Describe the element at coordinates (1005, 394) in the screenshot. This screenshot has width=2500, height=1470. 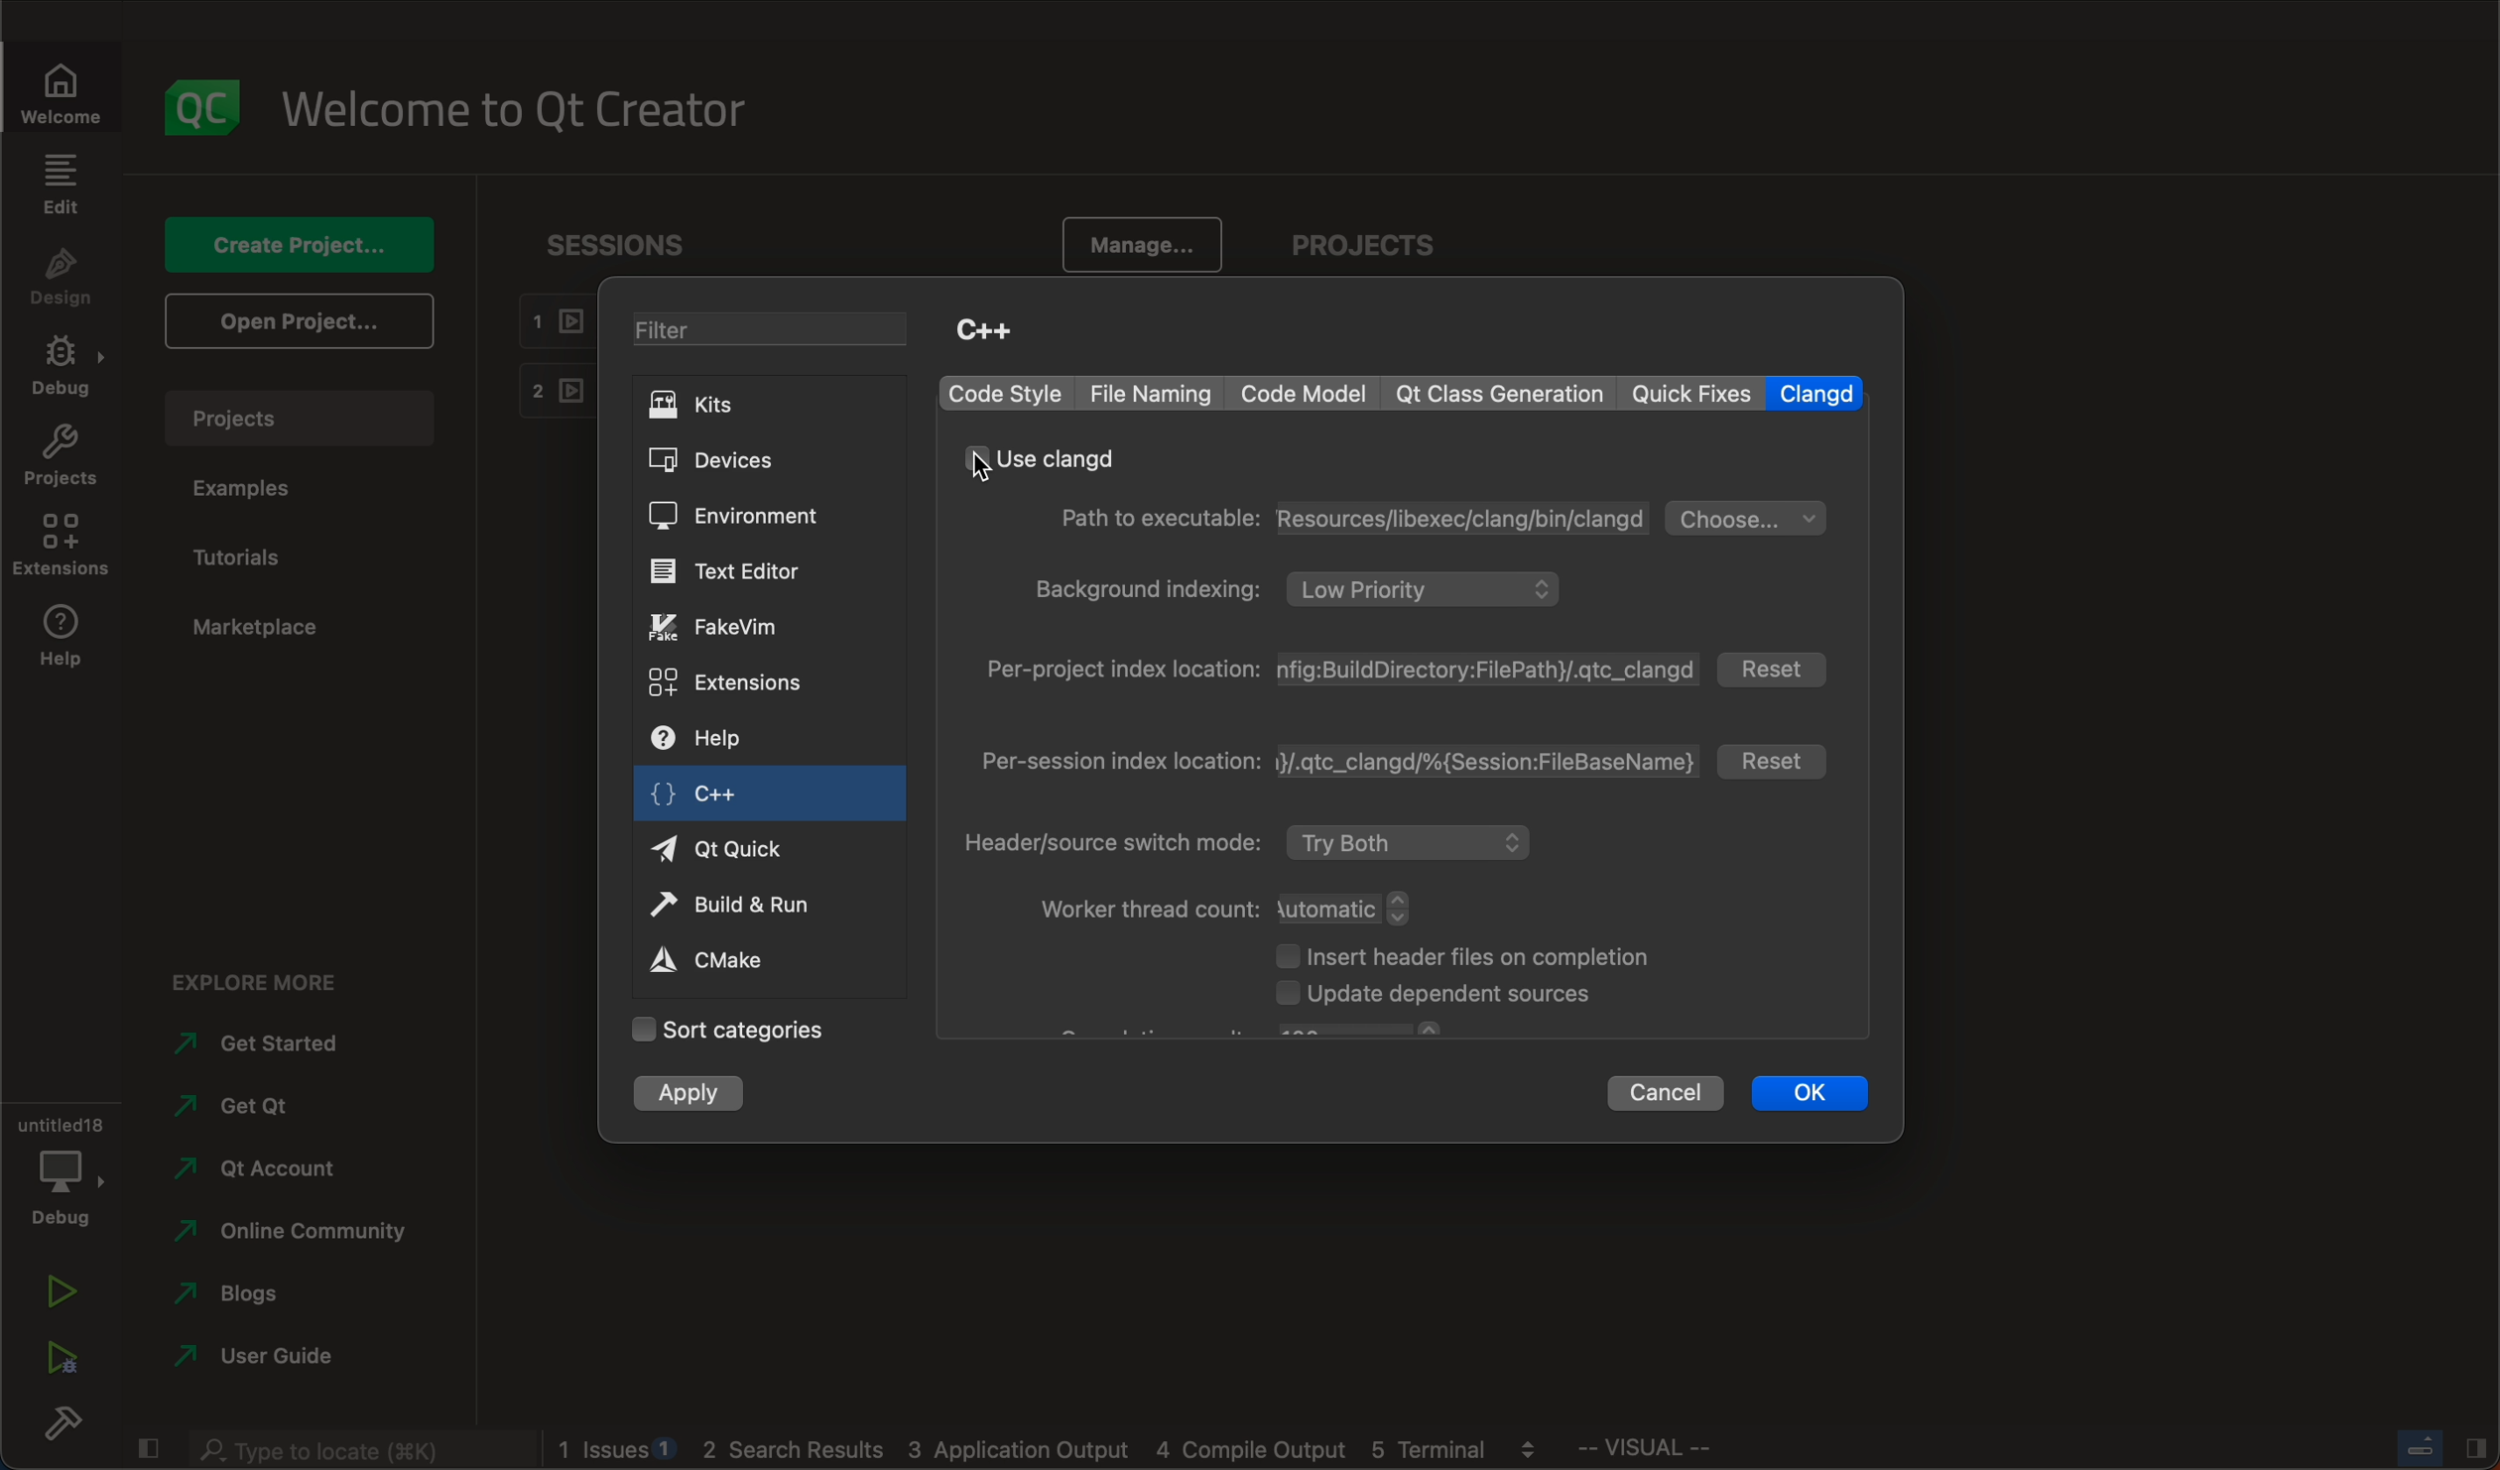
I see `code style` at that location.